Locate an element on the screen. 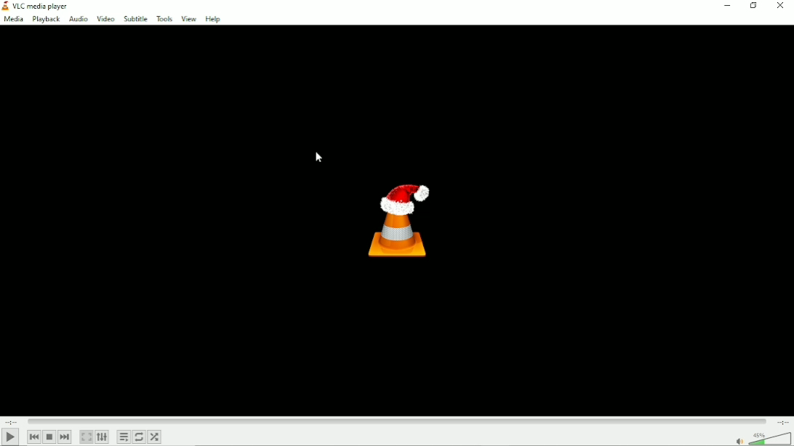 This screenshot has height=446, width=794. Subtitle is located at coordinates (136, 18).